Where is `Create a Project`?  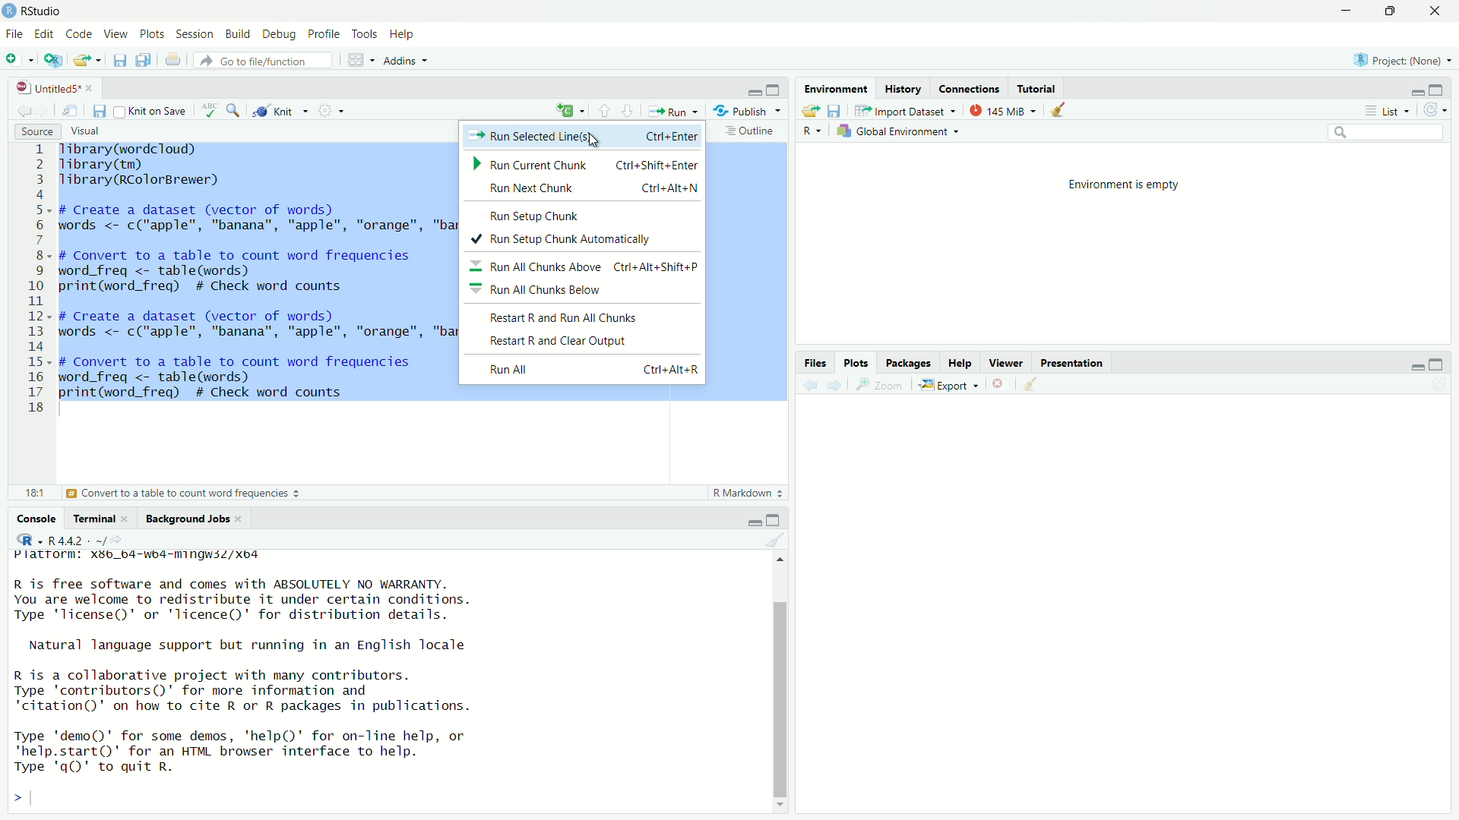 Create a Project is located at coordinates (55, 61).